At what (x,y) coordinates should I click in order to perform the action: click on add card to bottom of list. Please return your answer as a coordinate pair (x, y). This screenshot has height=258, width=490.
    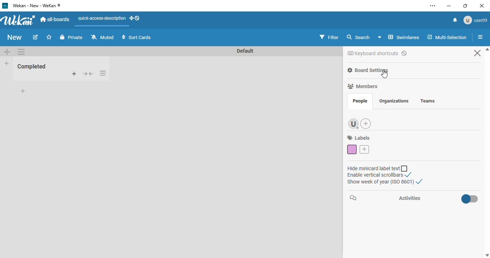
    Looking at the image, I should click on (23, 91).